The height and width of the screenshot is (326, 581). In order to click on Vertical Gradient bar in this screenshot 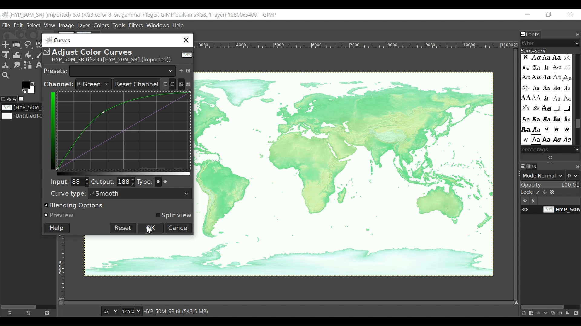, I will do `click(51, 130)`.